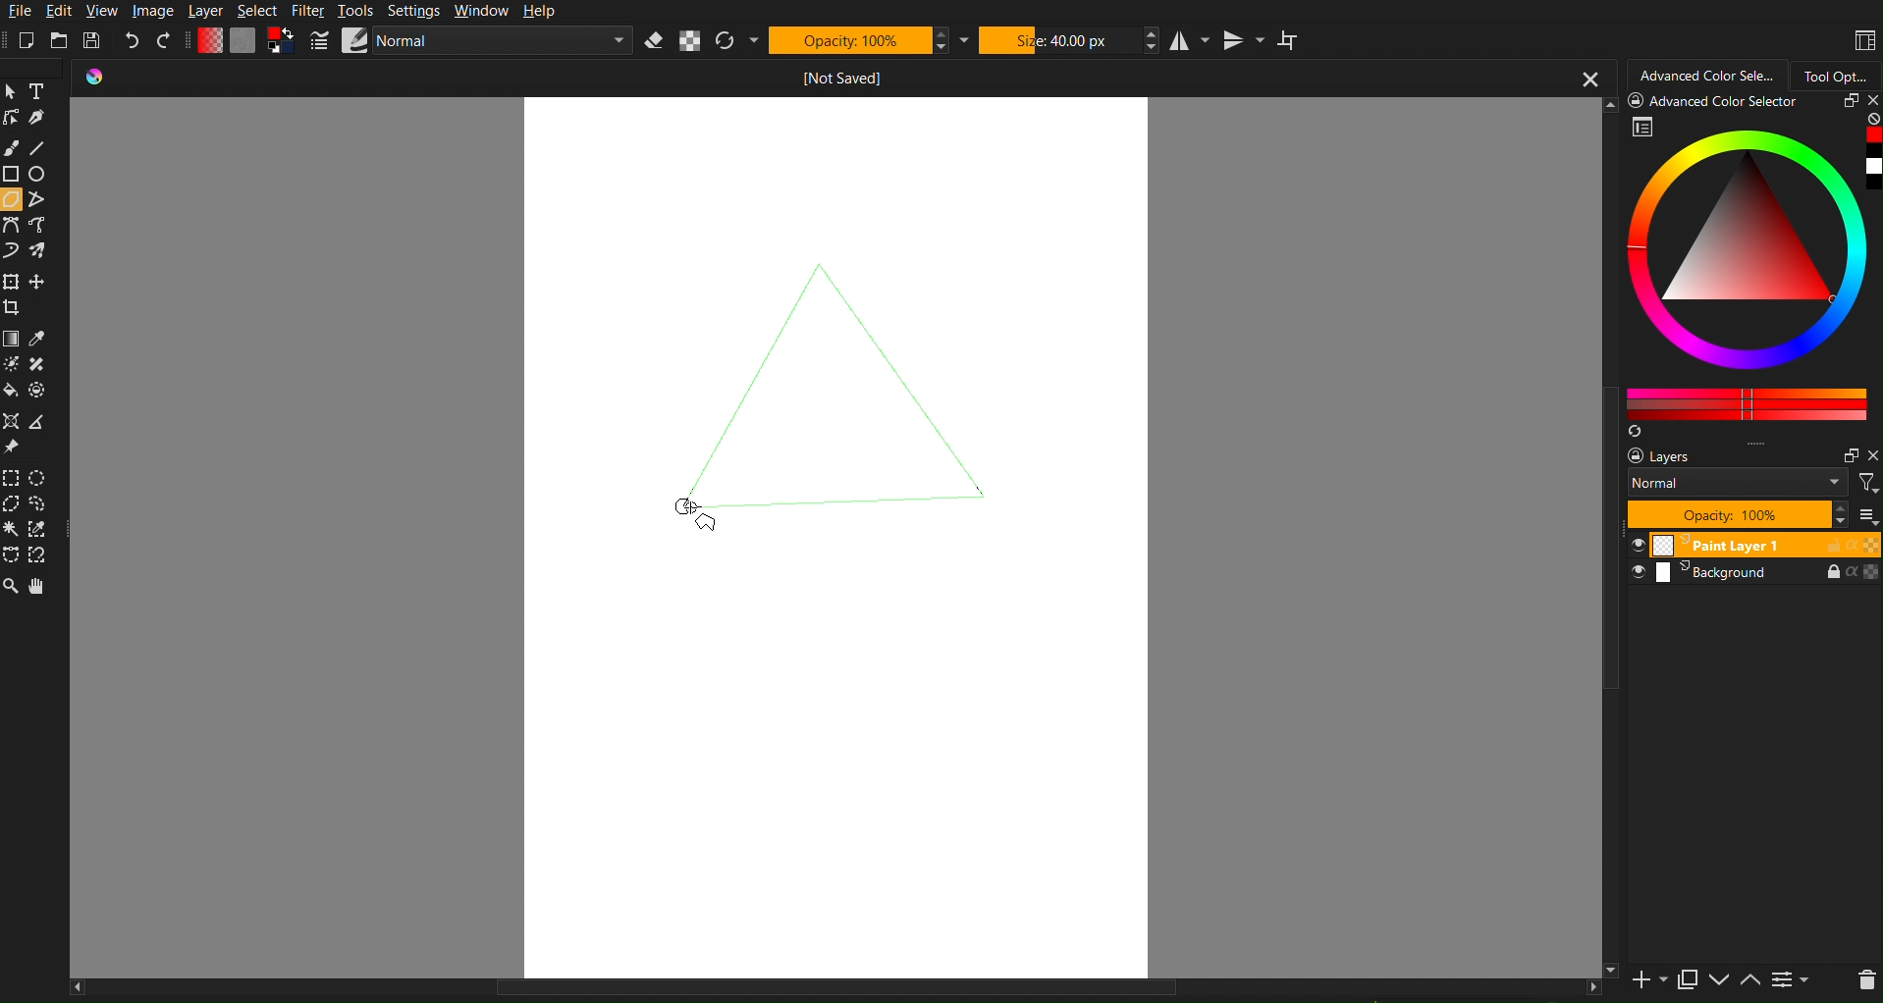 Image resolution: width=1883 pixels, height=1003 pixels. Describe the element at coordinates (39, 528) in the screenshot. I see `similar color selection tool` at that location.